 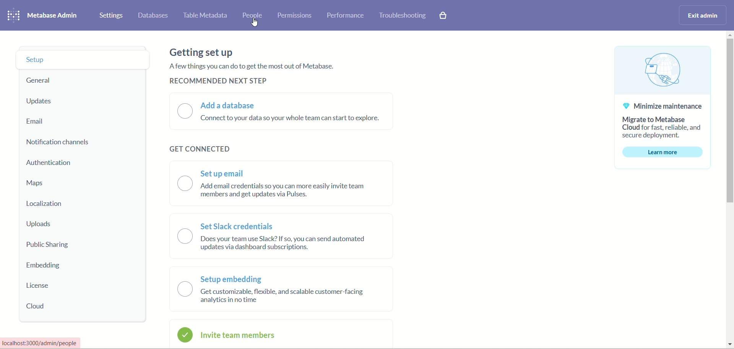 What do you see at coordinates (185, 255) in the screenshot?
I see `toggle button` at bounding box center [185, 255].